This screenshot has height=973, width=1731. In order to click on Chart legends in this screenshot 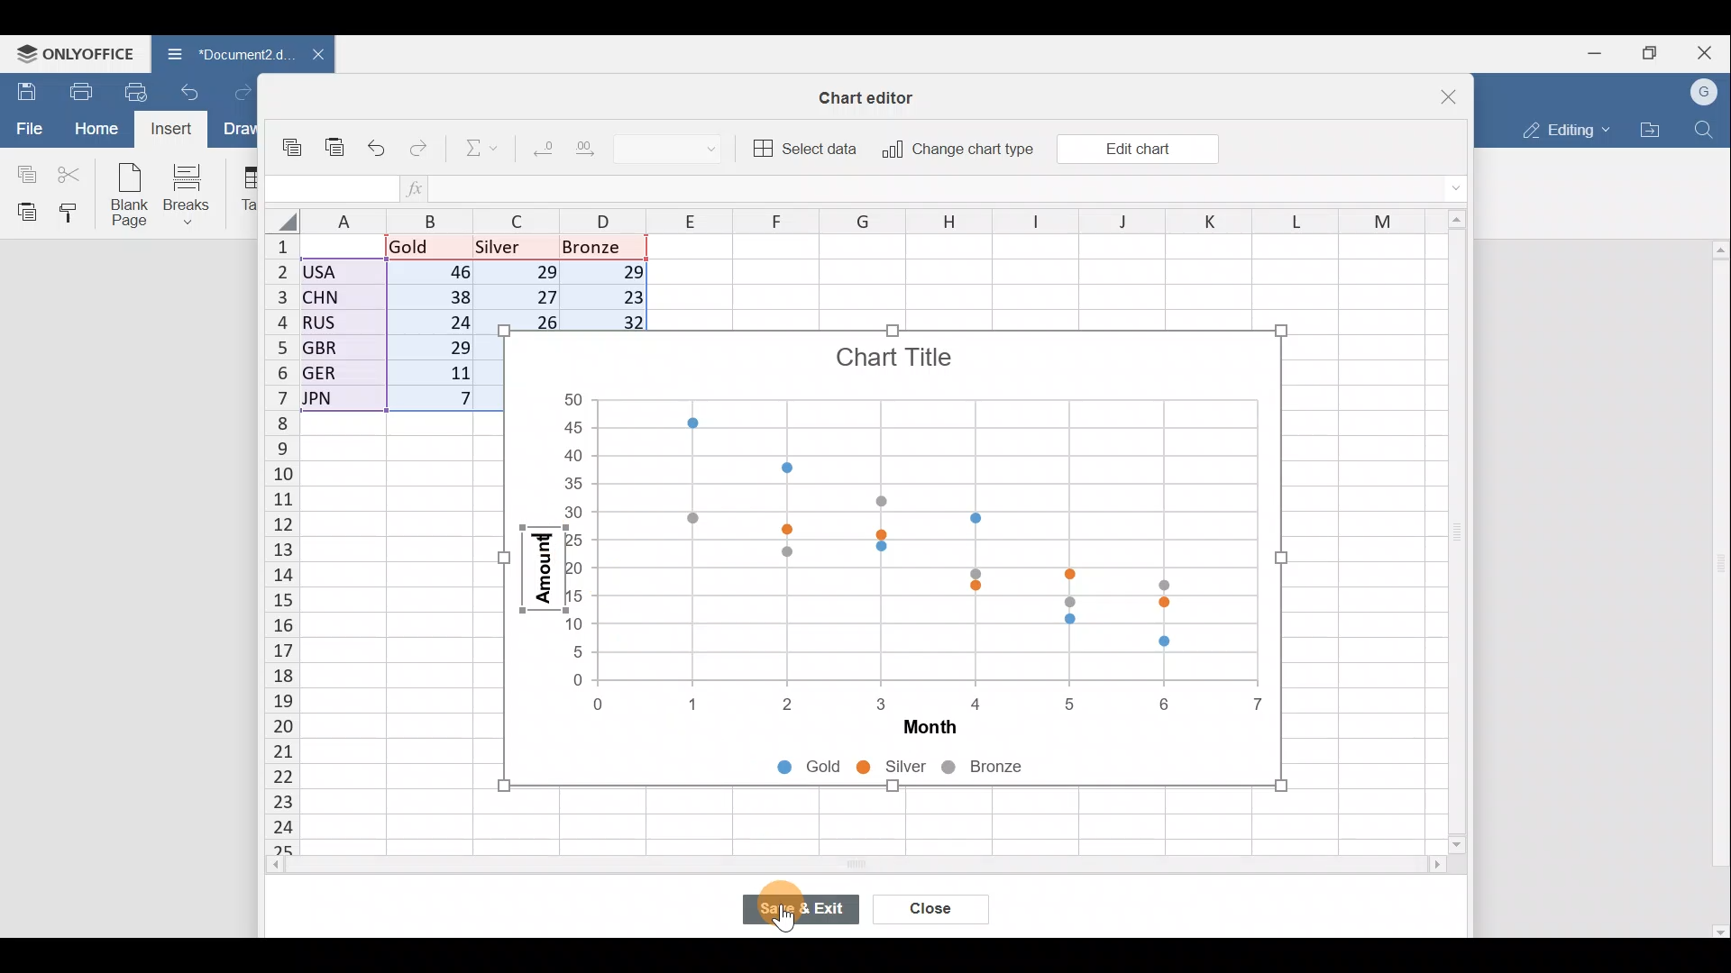, I will do `click(929, 769)`.